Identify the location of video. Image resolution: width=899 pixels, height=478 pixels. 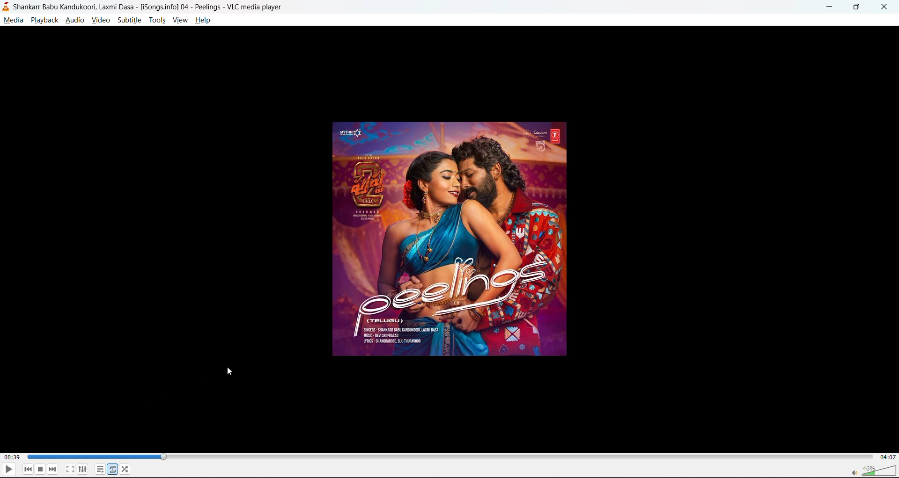
(101, 21).